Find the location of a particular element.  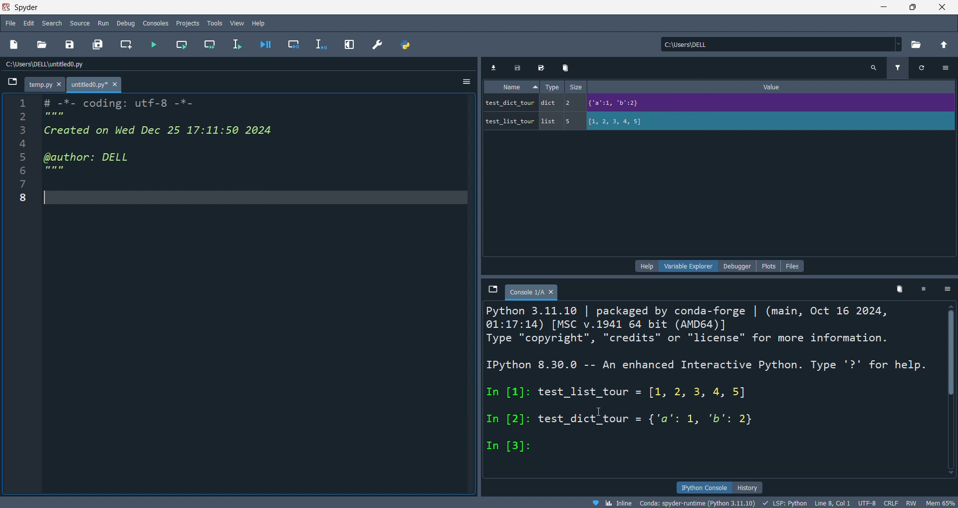

tools is located at coordinates (213, 24).